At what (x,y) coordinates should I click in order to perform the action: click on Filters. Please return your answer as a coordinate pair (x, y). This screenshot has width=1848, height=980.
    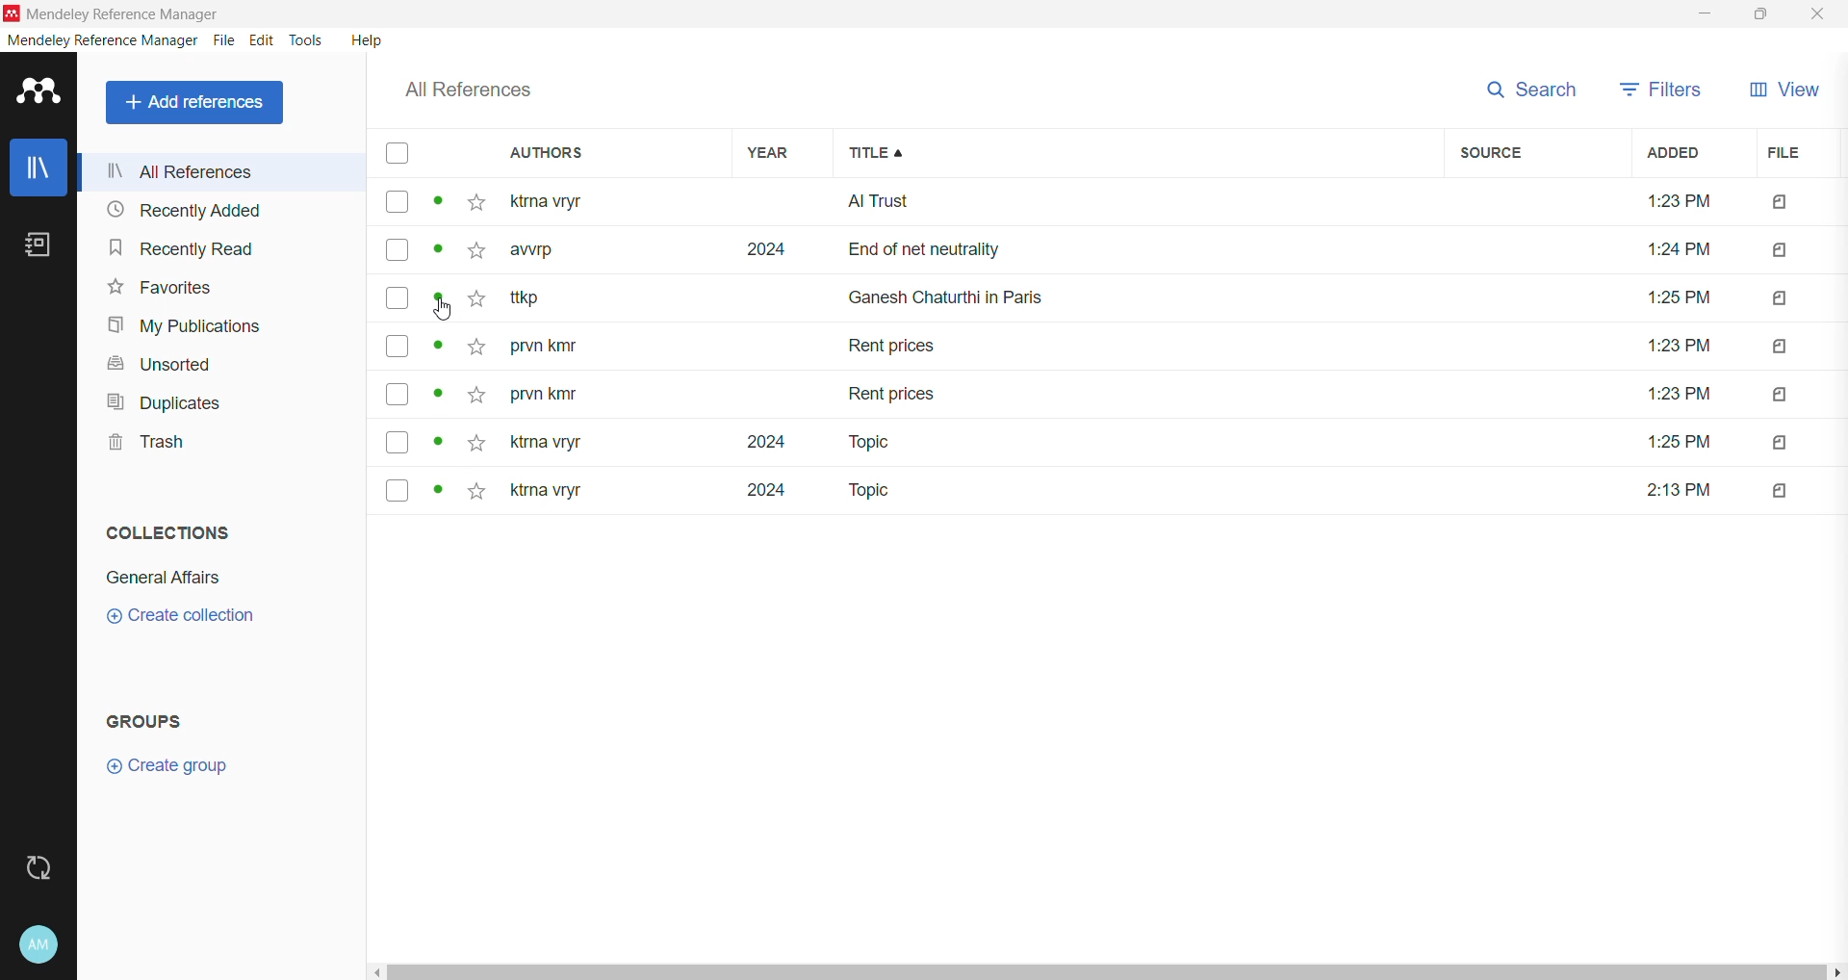
    Looking at the image, I should click on (1660, 90).